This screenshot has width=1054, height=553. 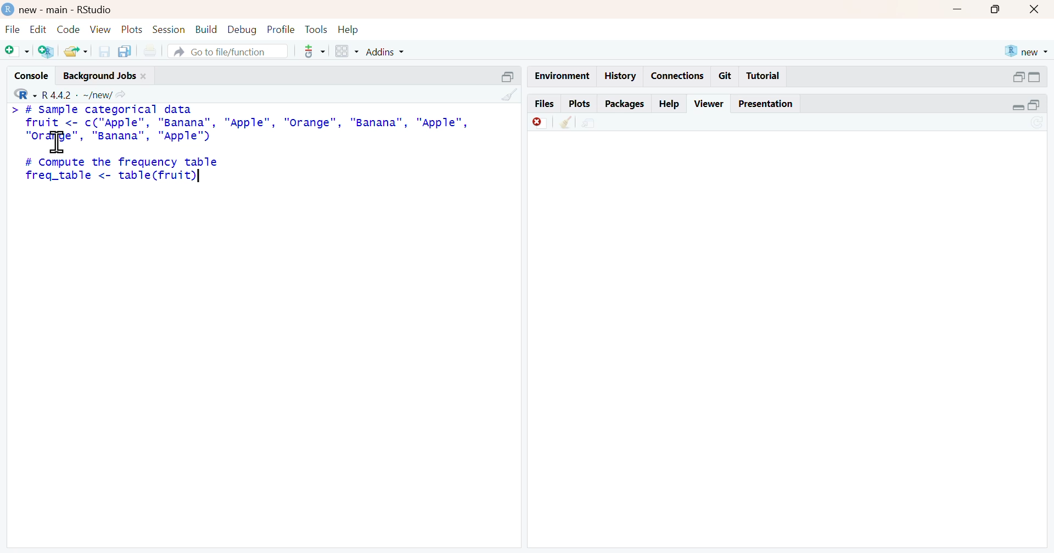 What do you see at coordinates (58, 10) in the screenshot?
I see `new - main - RStudio` at bounding box center [58, 10].